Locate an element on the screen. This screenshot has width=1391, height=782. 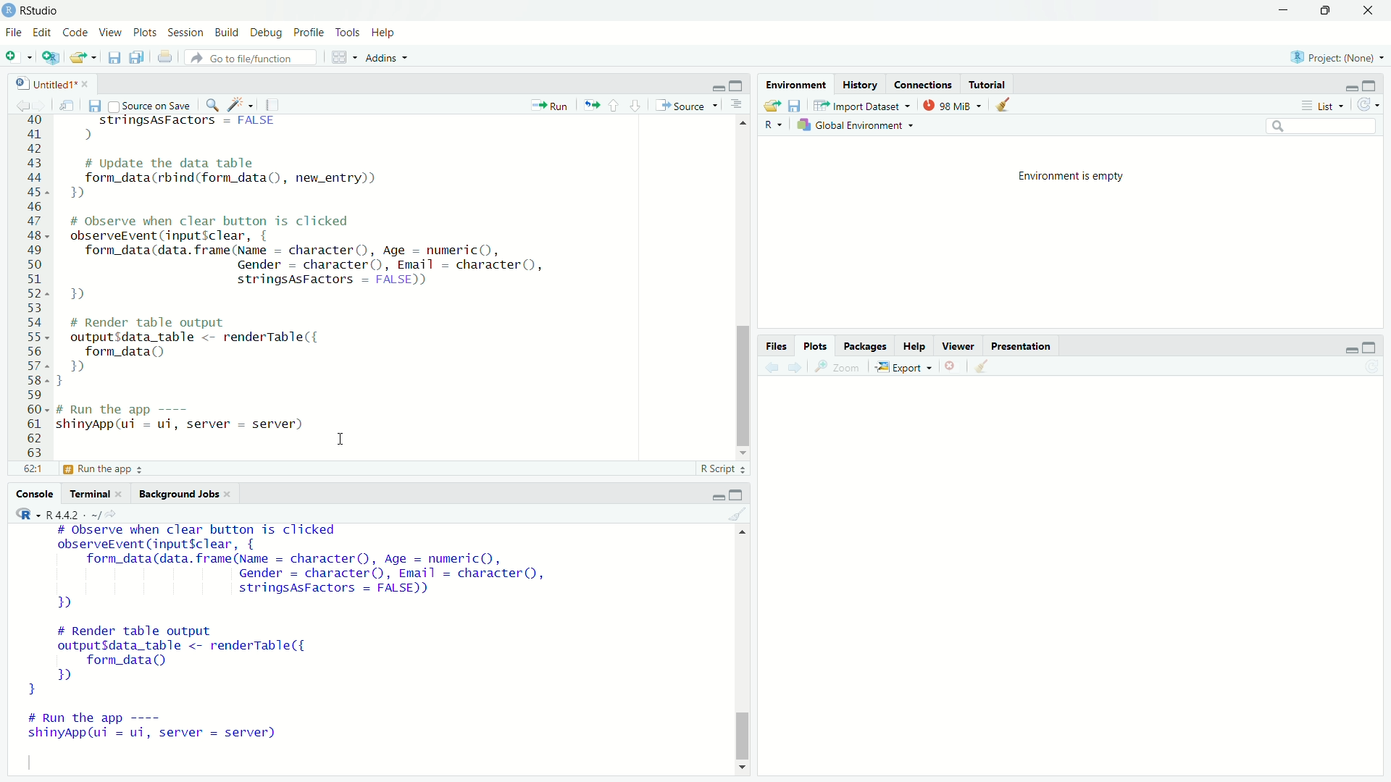
go to previous section/chunk is located at coordinates (615, 105).